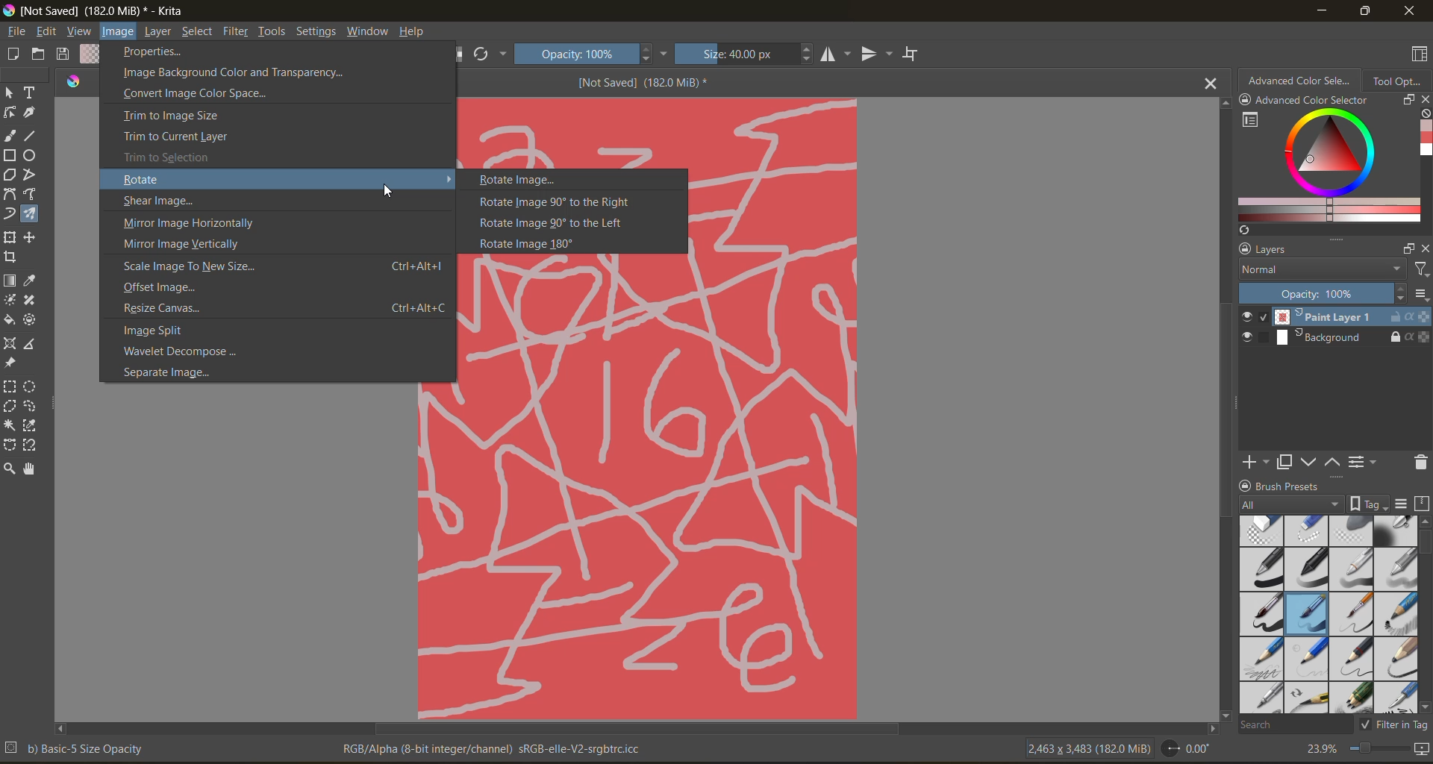 The image size is (1433, 764). What do you see at coordinates (1304, 91) in the screenshot?
I see `advanced color selector` at bounding box center [1304, 91].